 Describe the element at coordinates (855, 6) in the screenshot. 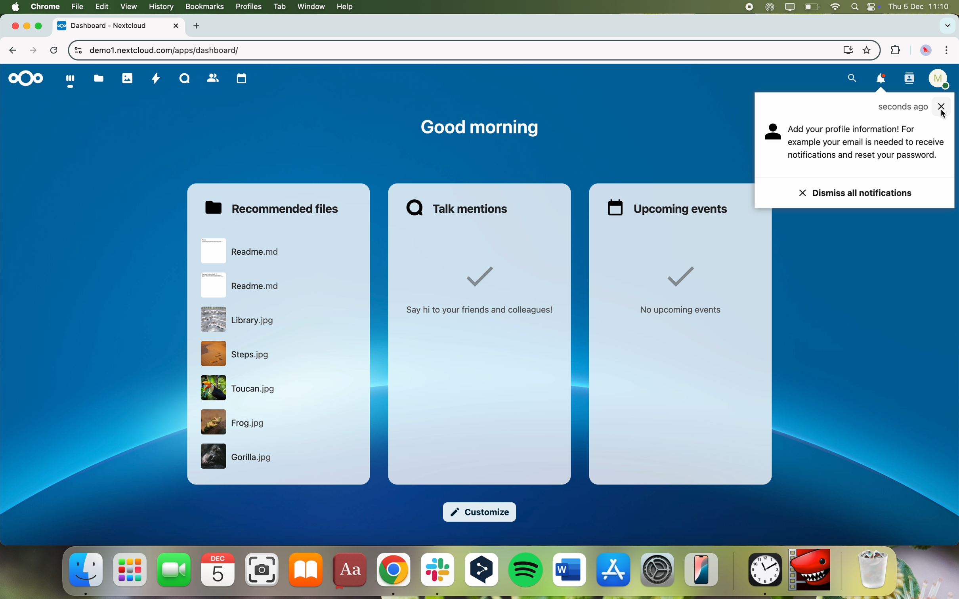

I see `spotlight search` at that location.